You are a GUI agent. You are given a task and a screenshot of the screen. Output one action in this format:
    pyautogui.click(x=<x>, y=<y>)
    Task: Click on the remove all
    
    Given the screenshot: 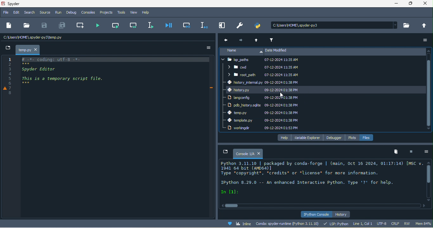 What is the action you would take?
    pyautogui.click(x=397, y=152)
    